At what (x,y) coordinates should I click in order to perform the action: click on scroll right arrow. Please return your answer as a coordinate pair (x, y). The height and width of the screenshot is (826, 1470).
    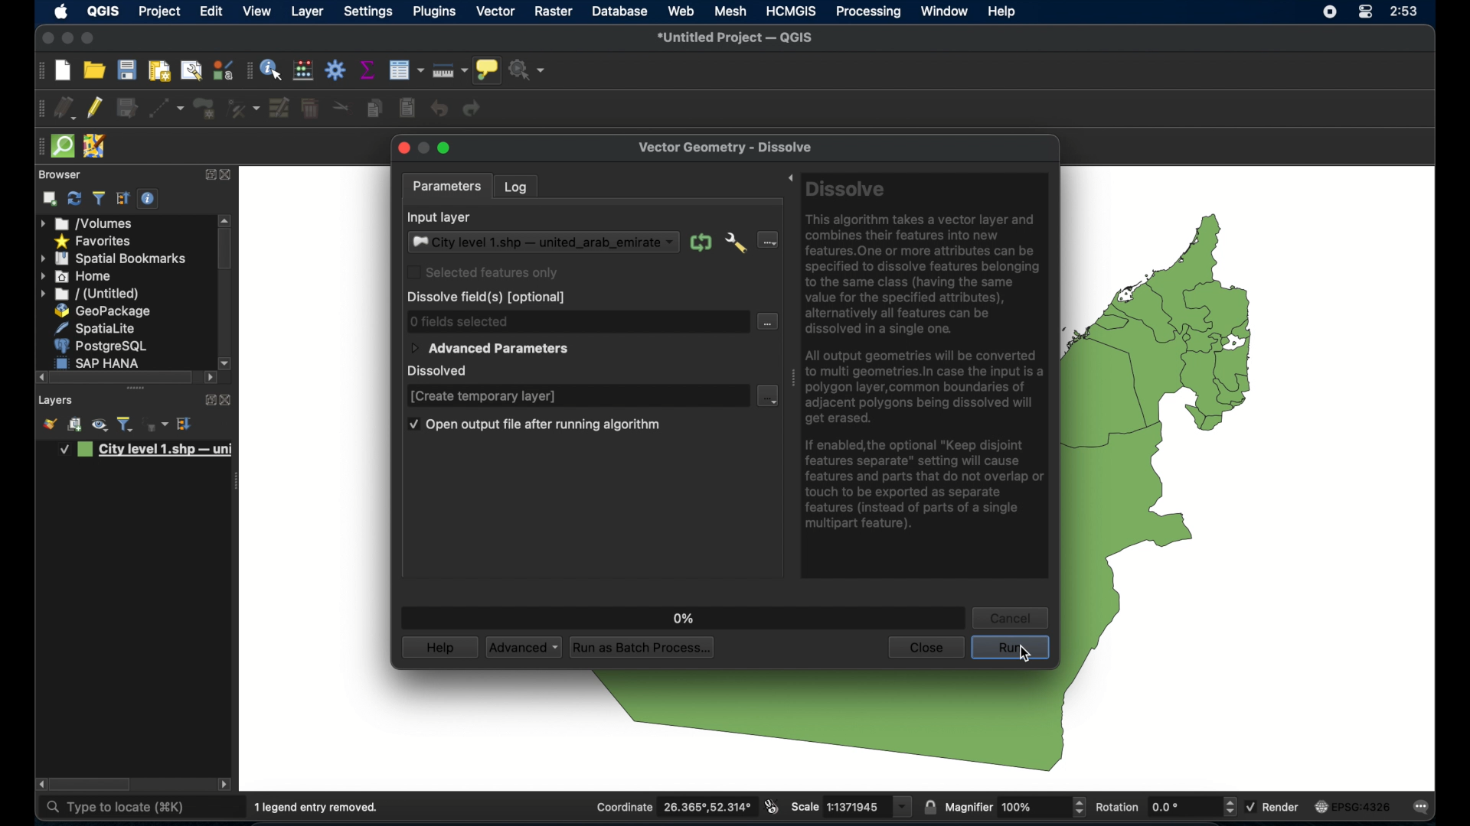
    Looking at the image, I should click on (39, 785).